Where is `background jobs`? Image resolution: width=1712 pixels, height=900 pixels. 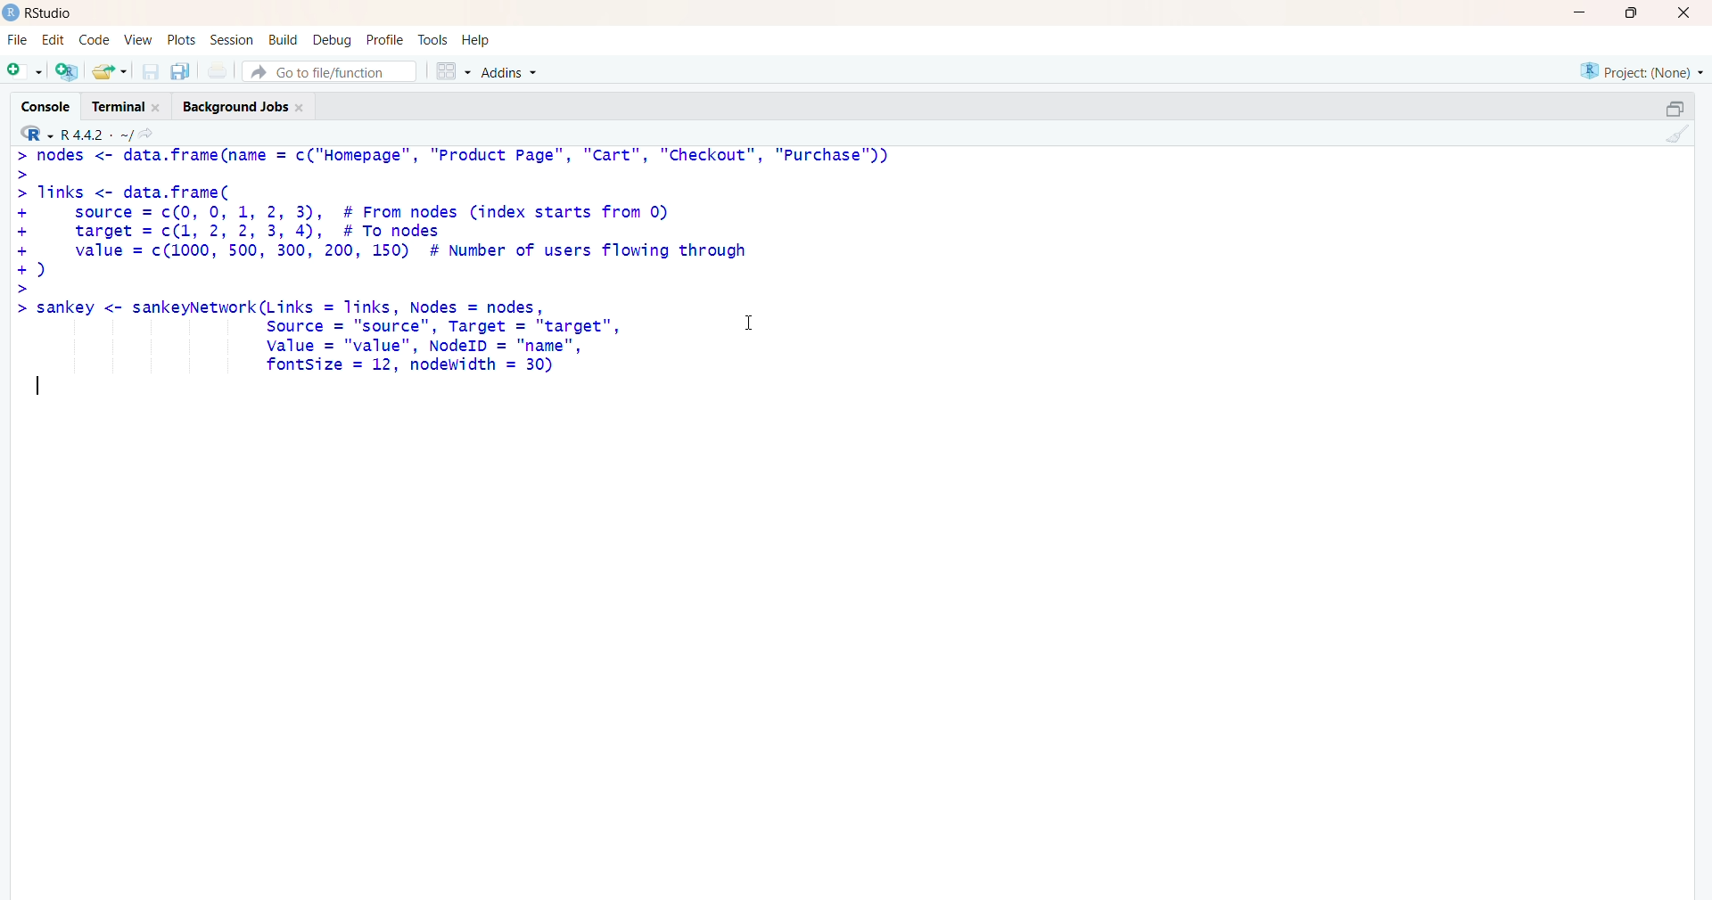
background jobs is located at coordinates (248, 109).